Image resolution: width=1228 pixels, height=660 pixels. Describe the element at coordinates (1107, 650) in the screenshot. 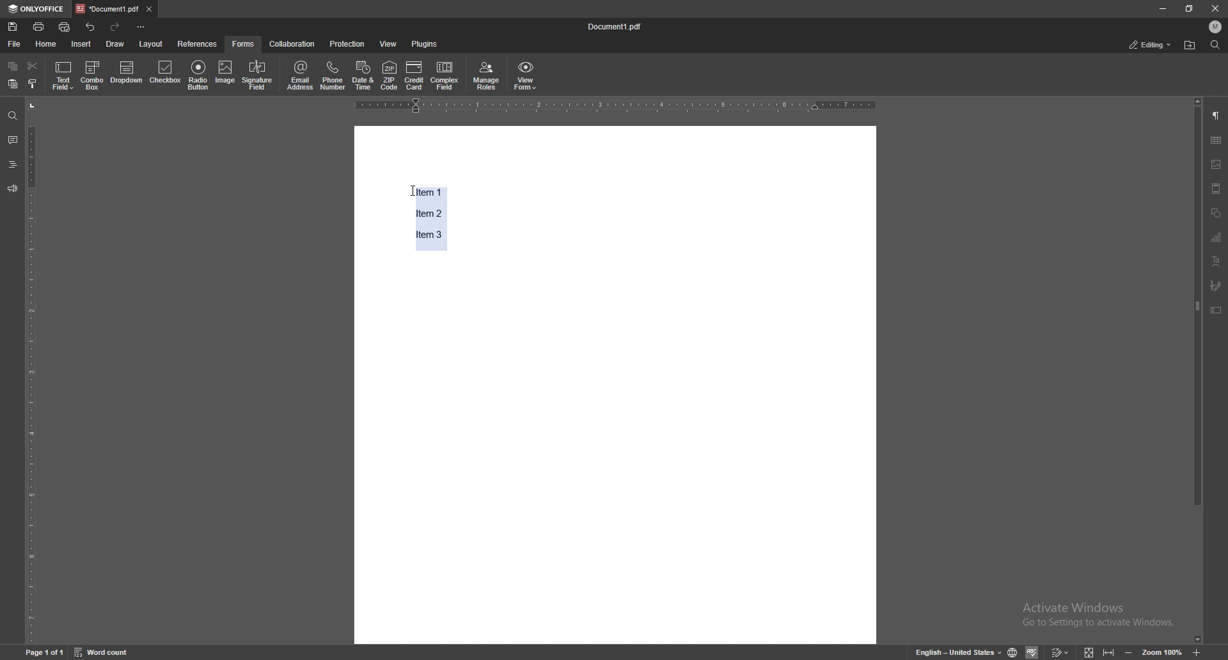

I see `fit to width` at that location.